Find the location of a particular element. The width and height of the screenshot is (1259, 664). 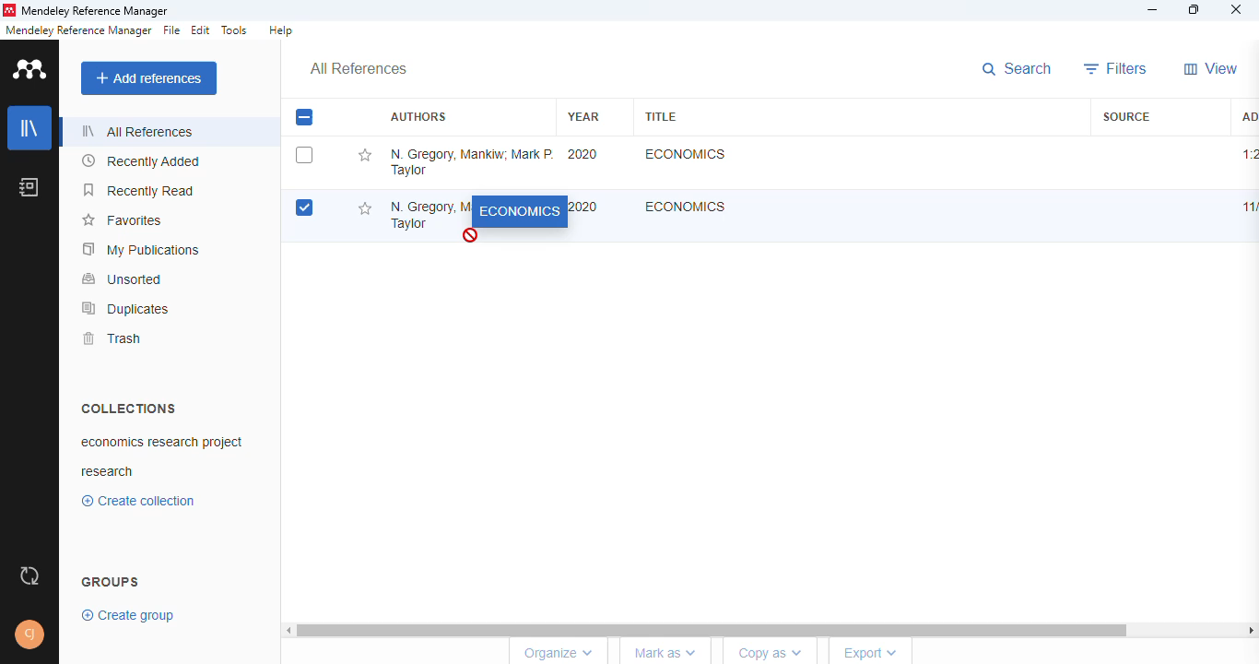

select is located at coordinates (304, 118).